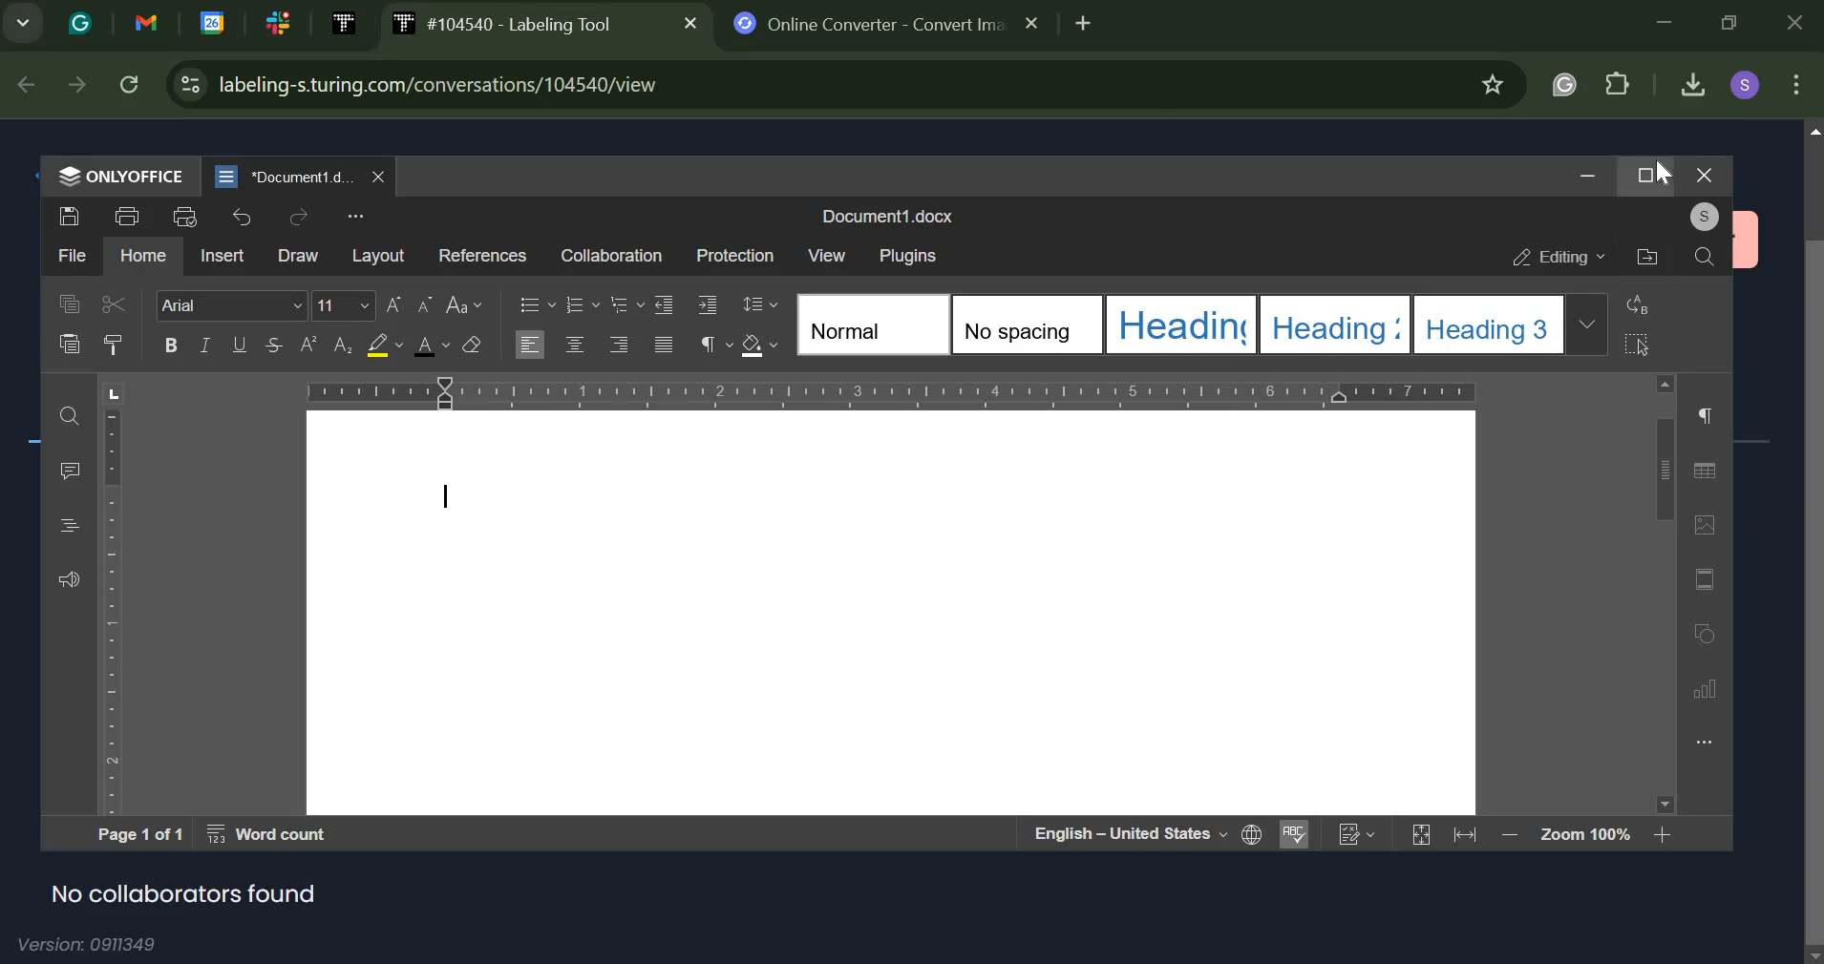 This screenshot has height=964, width=1824. I want to click on paste, so click(117, 343).